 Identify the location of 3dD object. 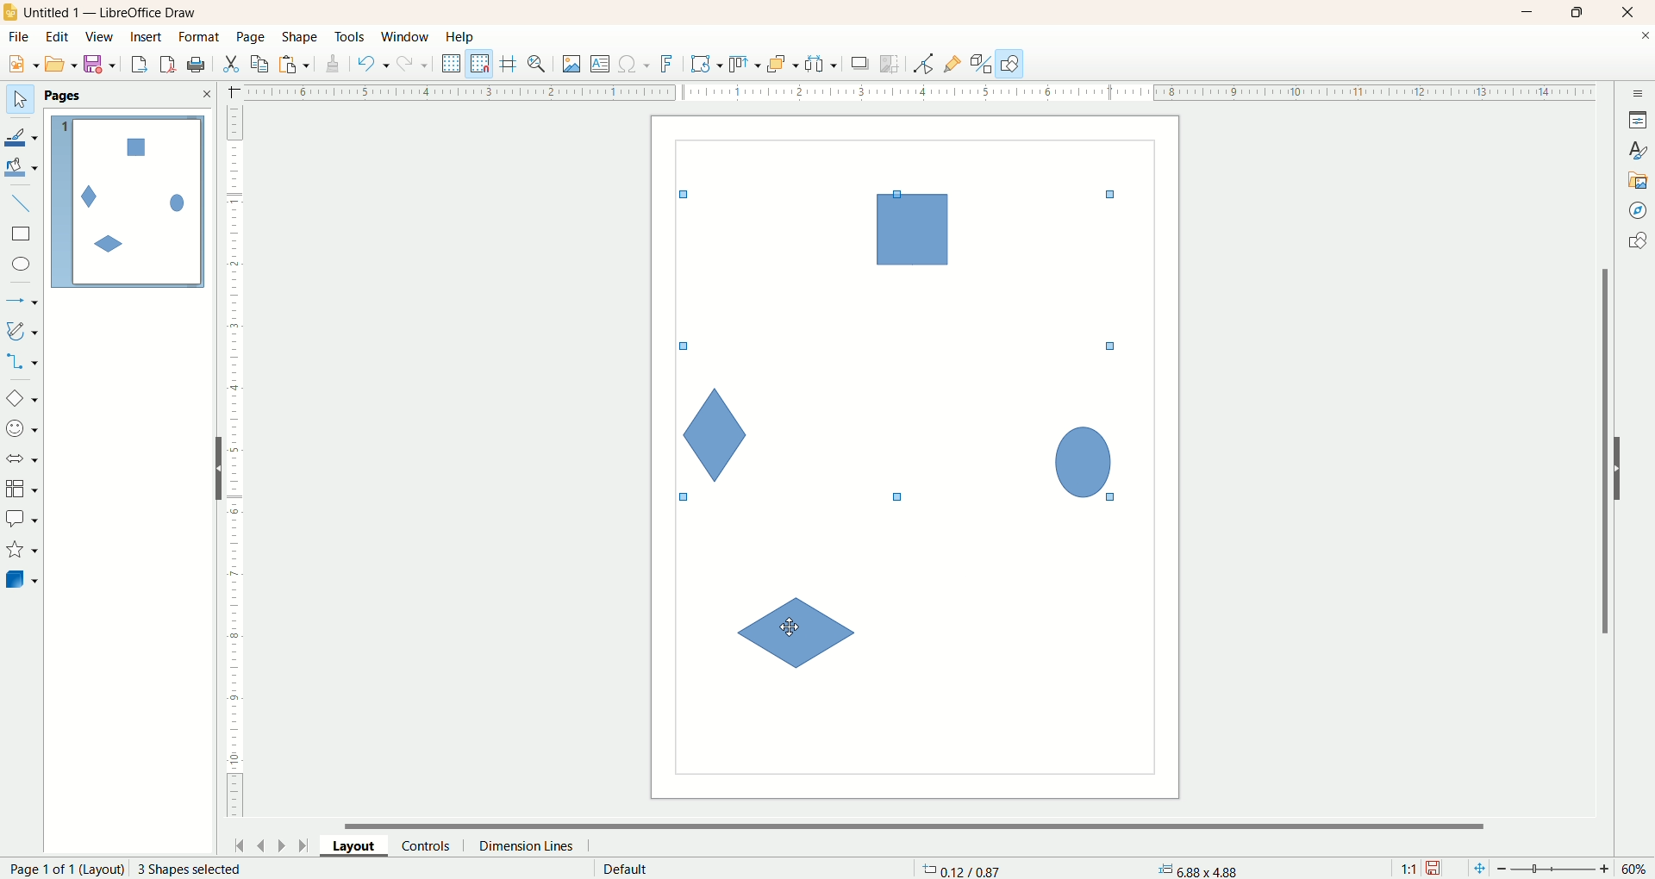
(21, 579).